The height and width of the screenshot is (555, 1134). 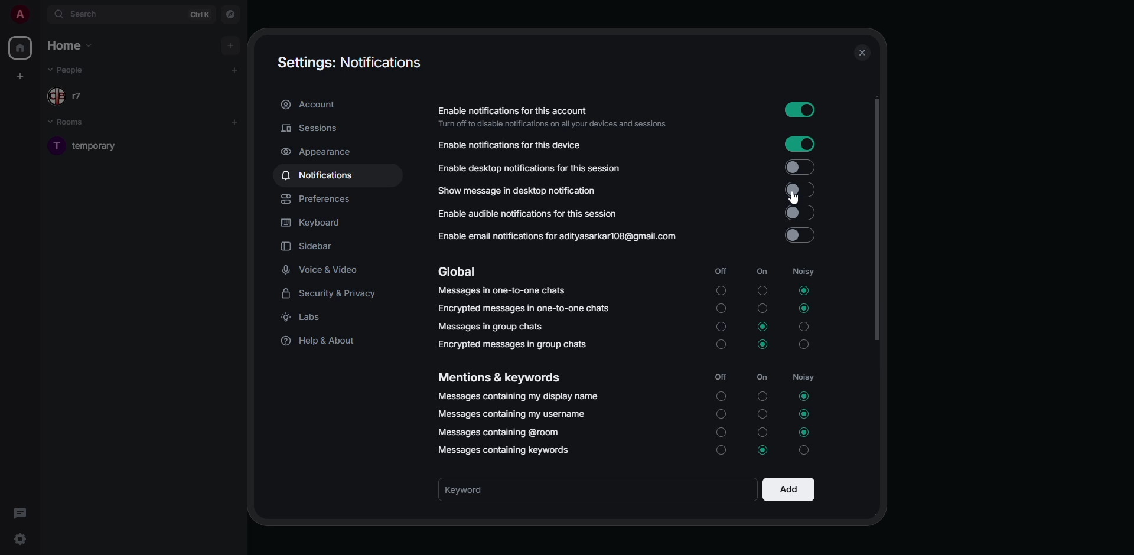 What do you see at coordinates (97, 145) in the screenshot?
I see `room` at bounding box center [97, 145].